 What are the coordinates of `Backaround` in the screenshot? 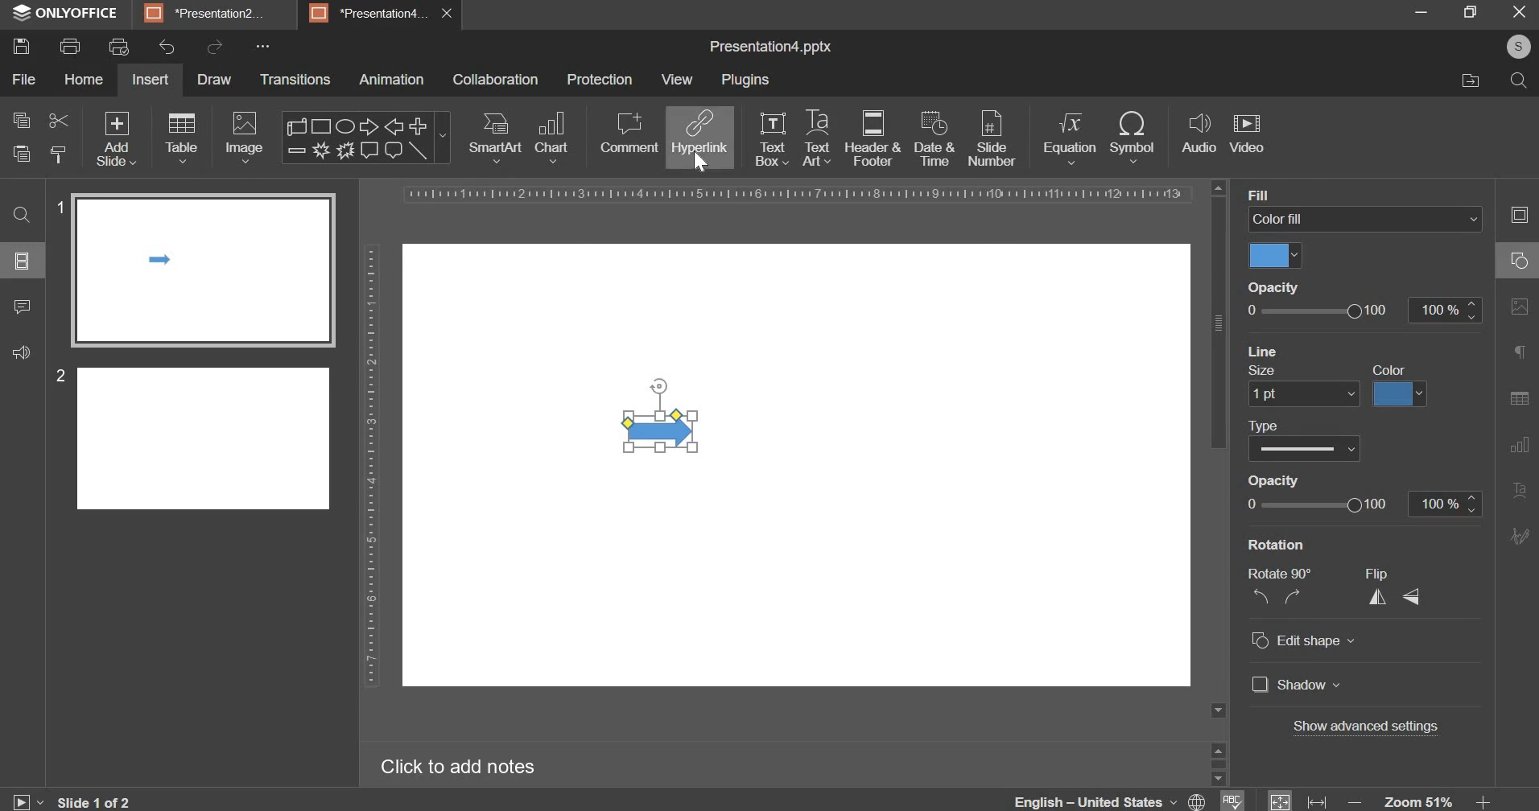 It's located at (1290, 194).